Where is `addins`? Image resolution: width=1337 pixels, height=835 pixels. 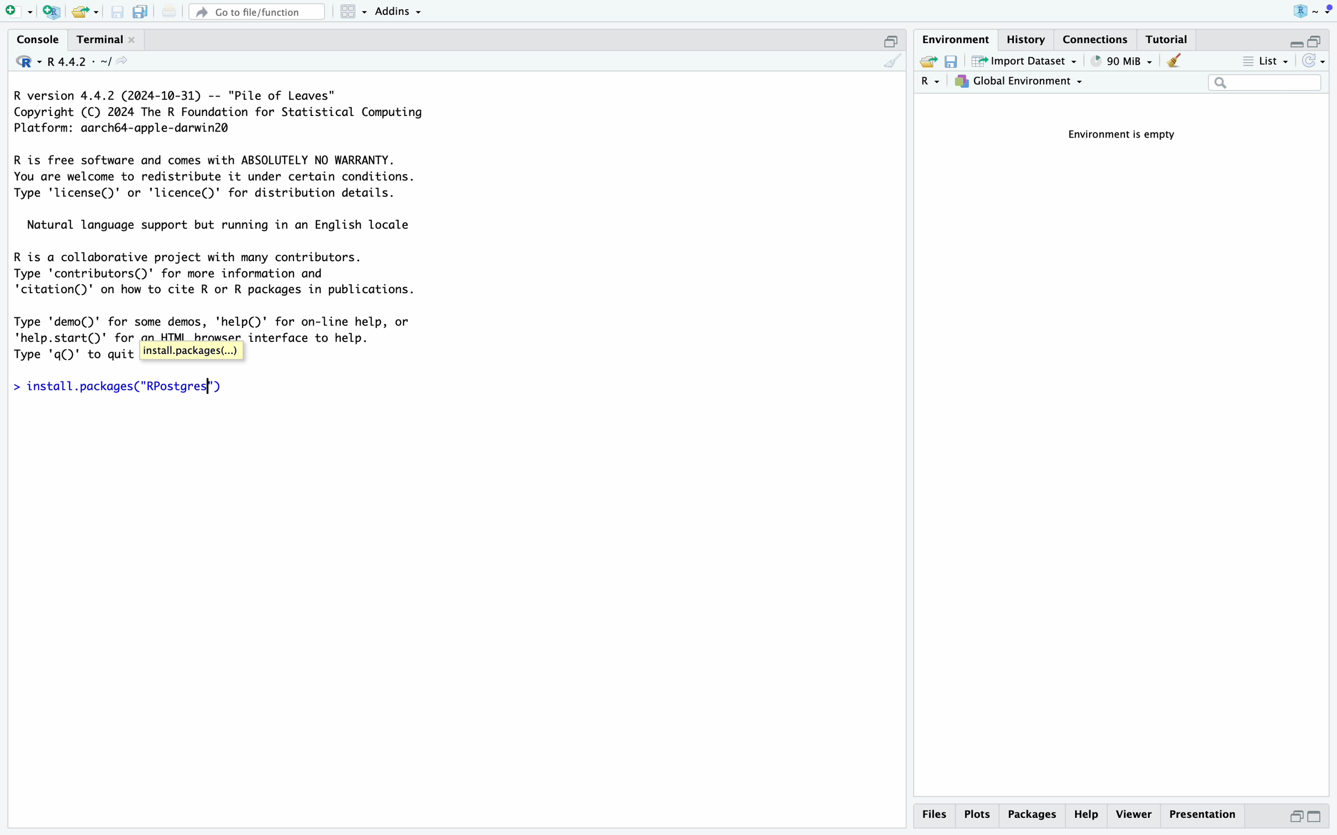 addins is located at coordinates (399, 10).